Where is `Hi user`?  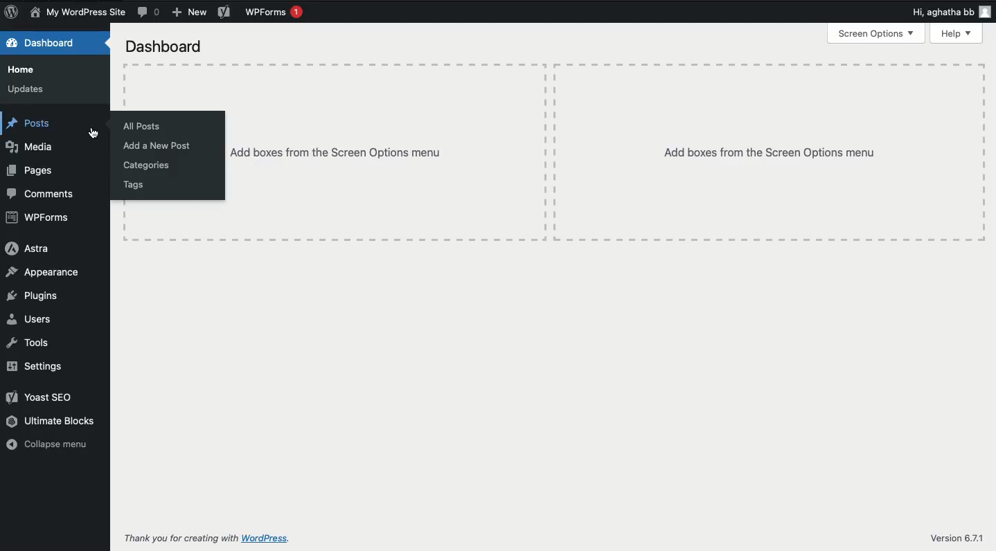
Hi user is located at coordinates (952, 12).